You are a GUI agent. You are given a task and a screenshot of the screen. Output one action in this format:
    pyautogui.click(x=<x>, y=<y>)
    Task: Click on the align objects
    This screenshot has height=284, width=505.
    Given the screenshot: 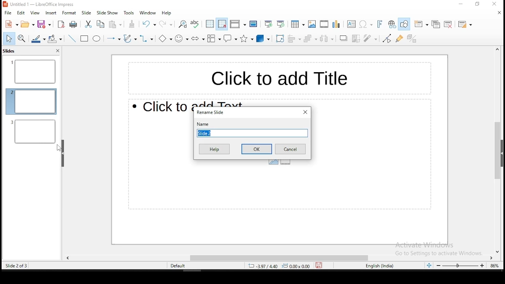 What is the action you would take?
    pyautogui.click(x=295, y=38)
    